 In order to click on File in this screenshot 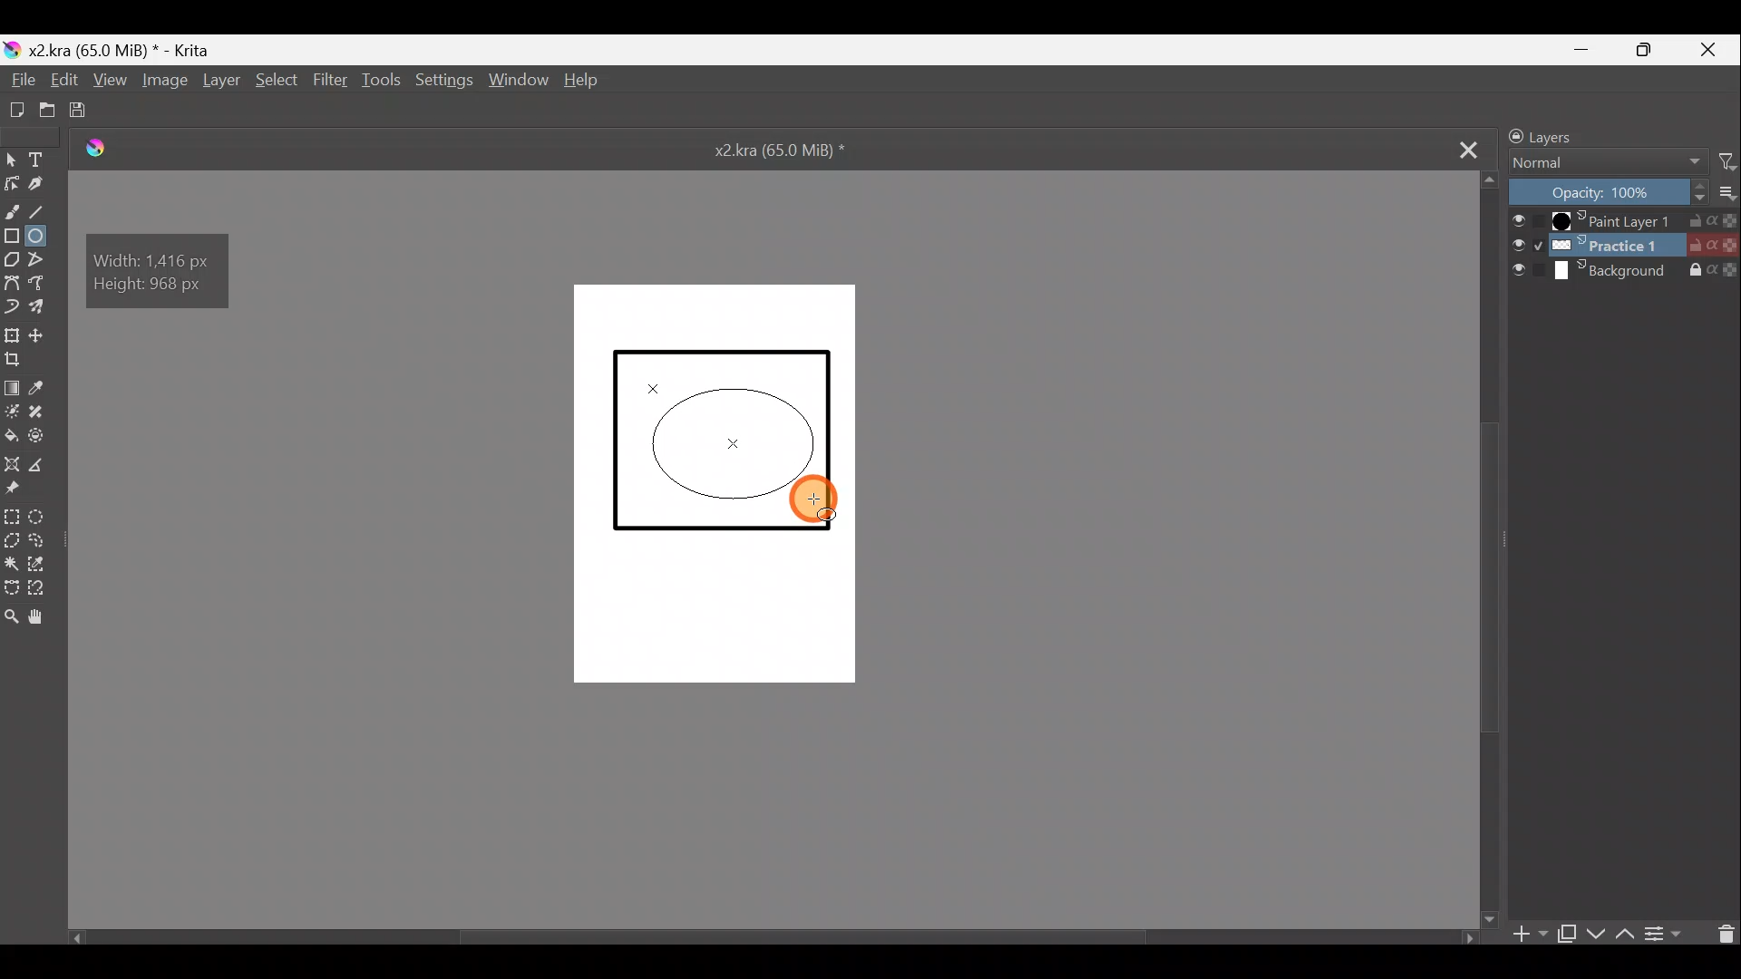, I will do `click(18, 81)`.